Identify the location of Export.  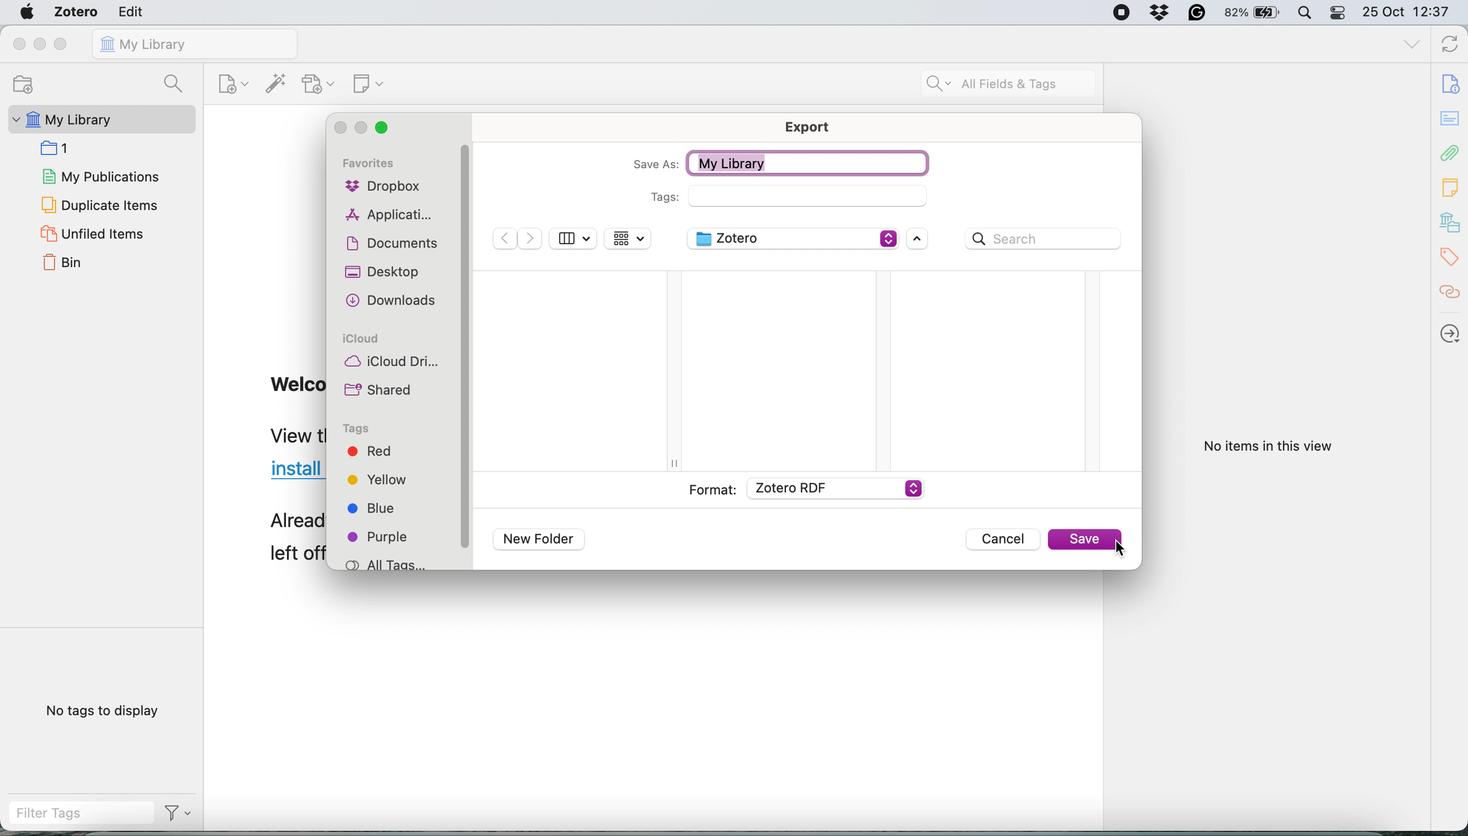
(807, 126).